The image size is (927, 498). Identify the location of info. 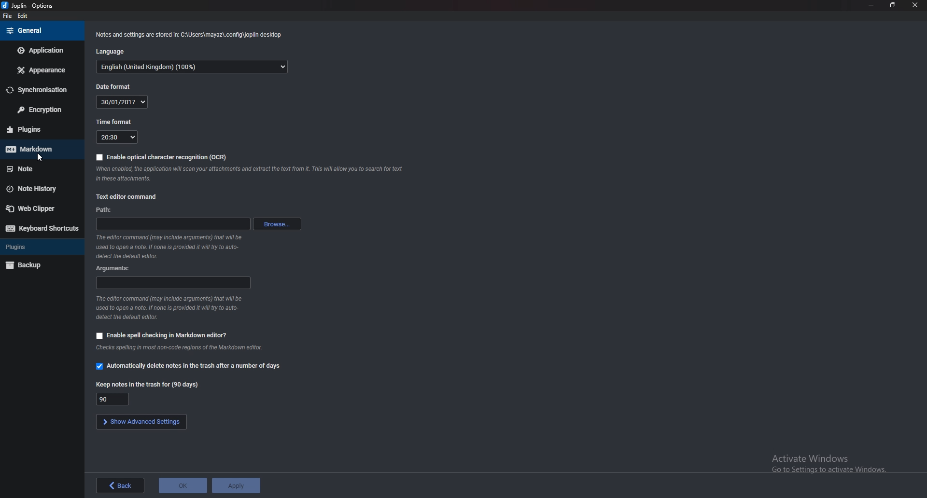
(169, 307).